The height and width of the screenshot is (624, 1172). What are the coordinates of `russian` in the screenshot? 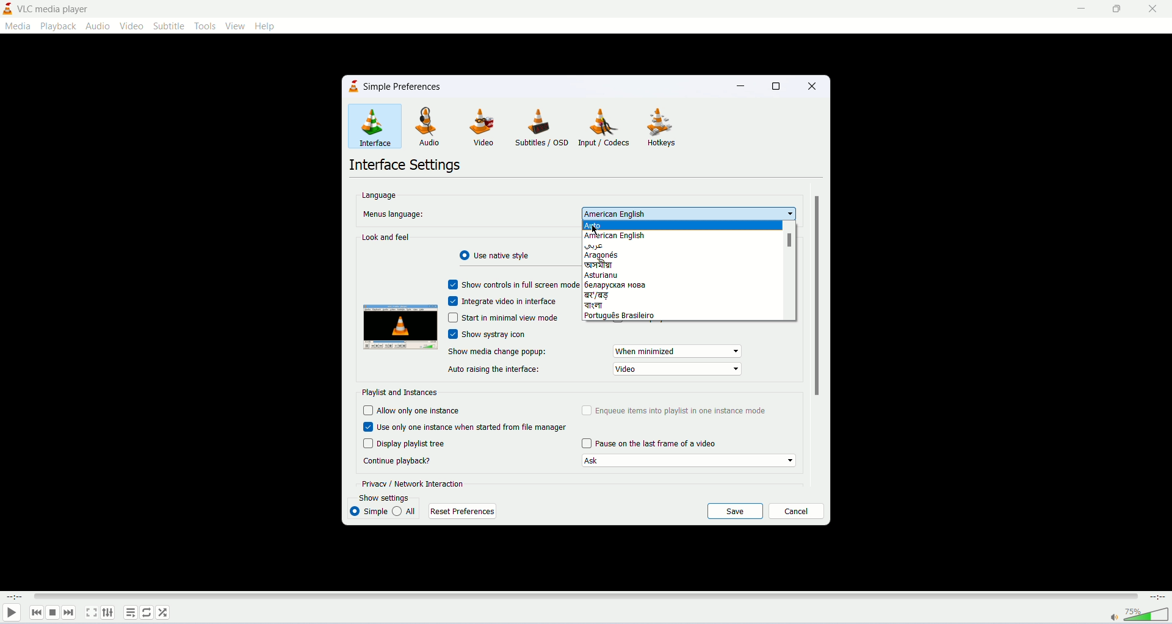 It's located at (683, 285).